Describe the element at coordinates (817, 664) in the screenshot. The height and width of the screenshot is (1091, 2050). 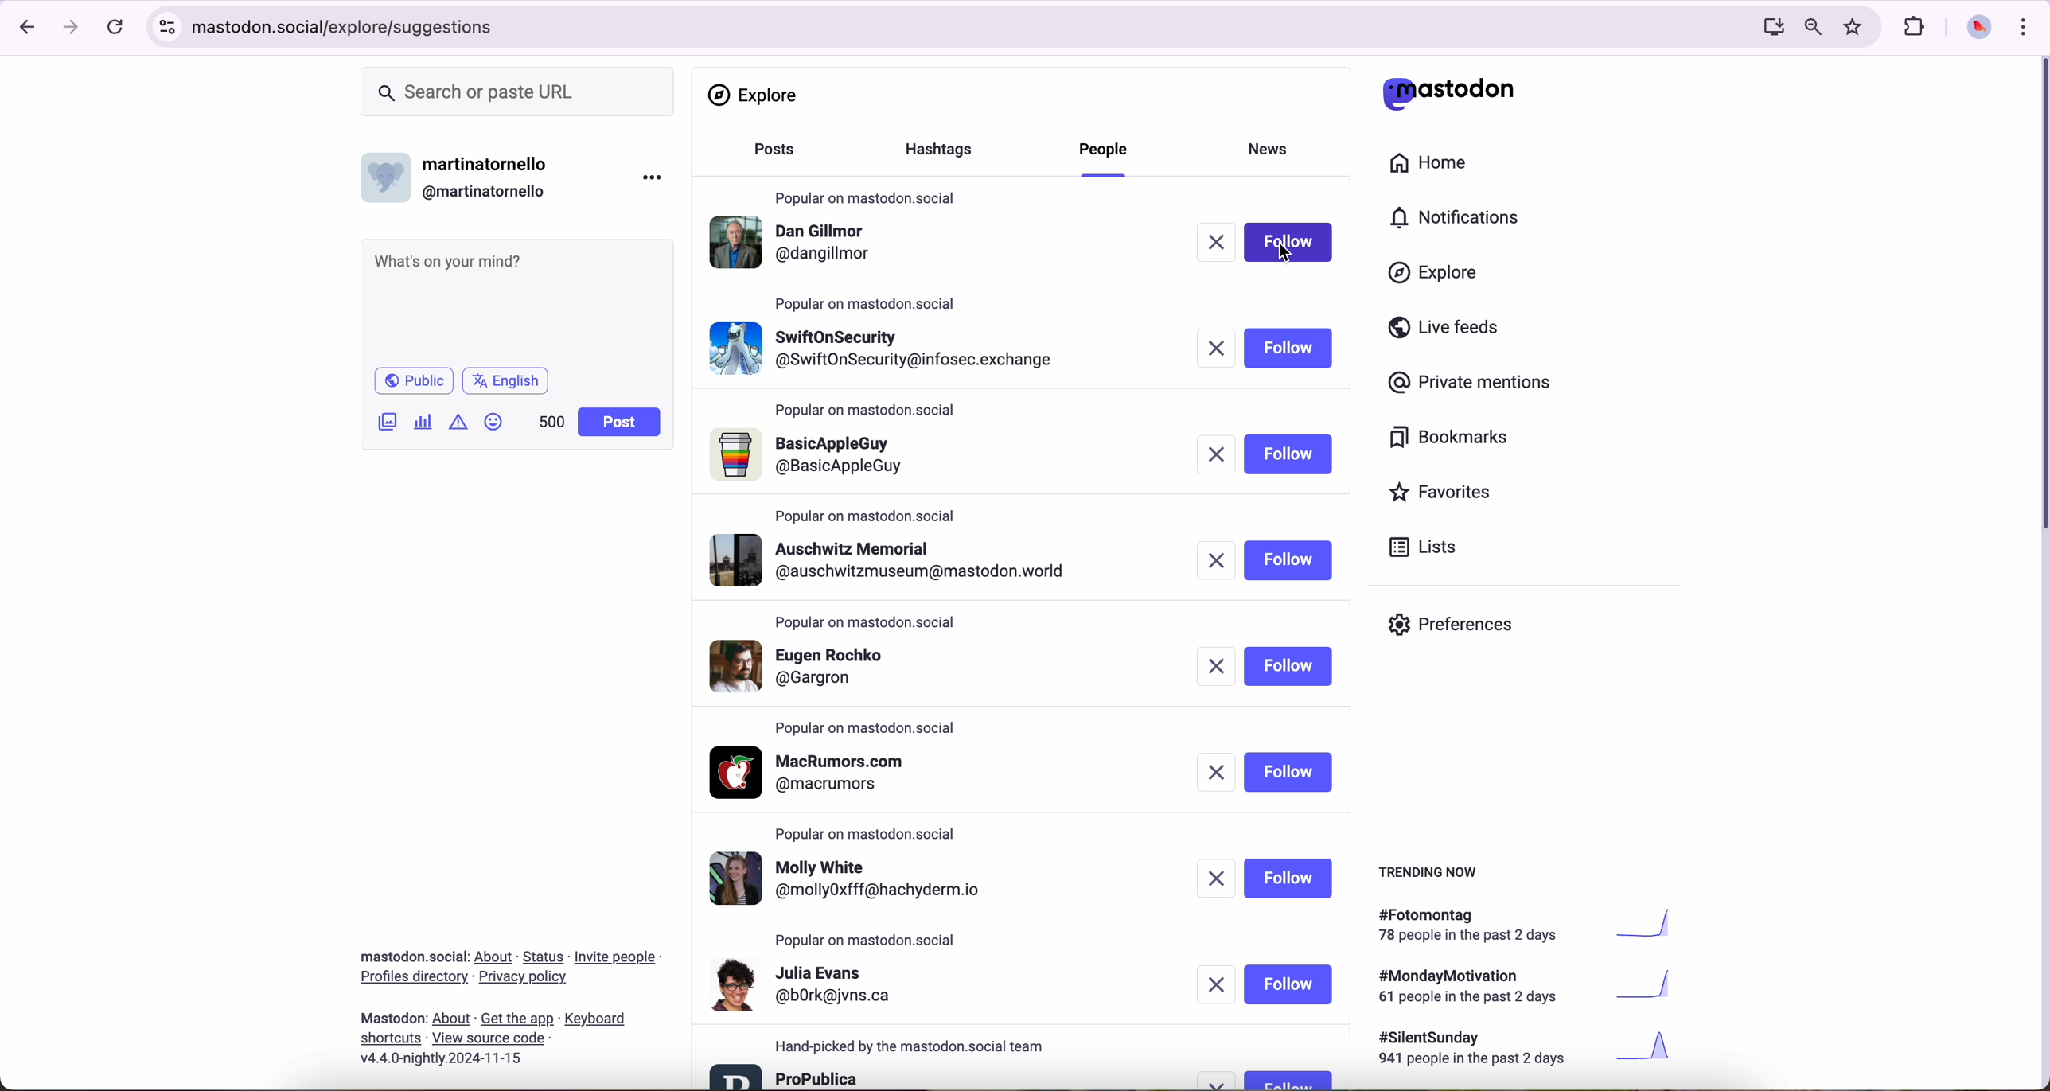
I see `profile` at that location.